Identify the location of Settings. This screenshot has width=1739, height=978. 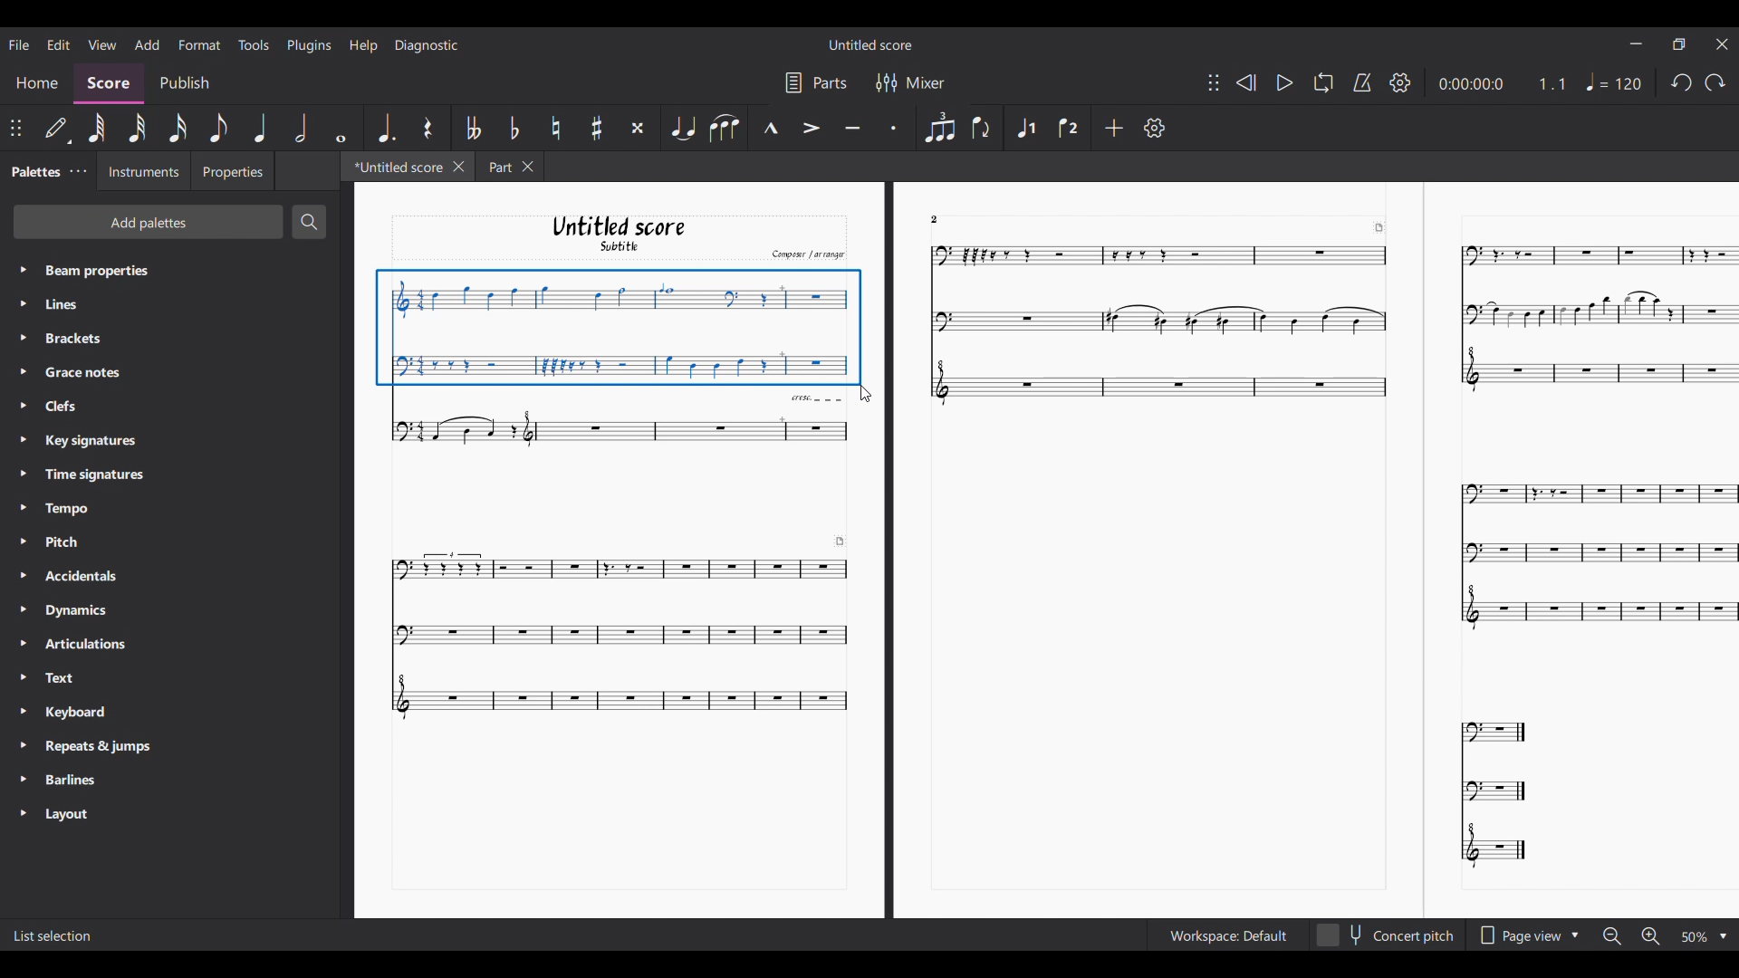
(1154, 128).